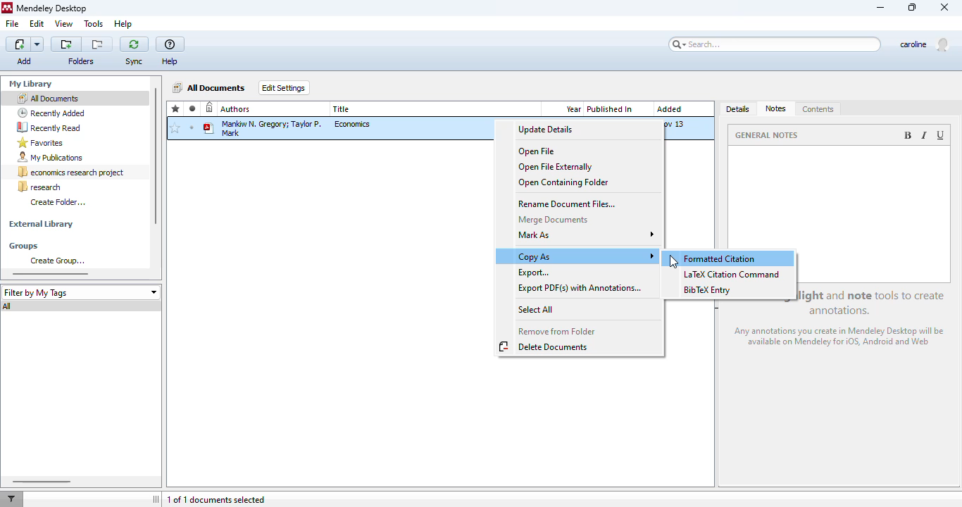 The width and height of the screenshot is (962, 507). What do you see at coordinates (263, 127) in the screenshot?
I see `Mankiw N. Gregor; Taylor P. Mark` at bounding box center [263, 127].